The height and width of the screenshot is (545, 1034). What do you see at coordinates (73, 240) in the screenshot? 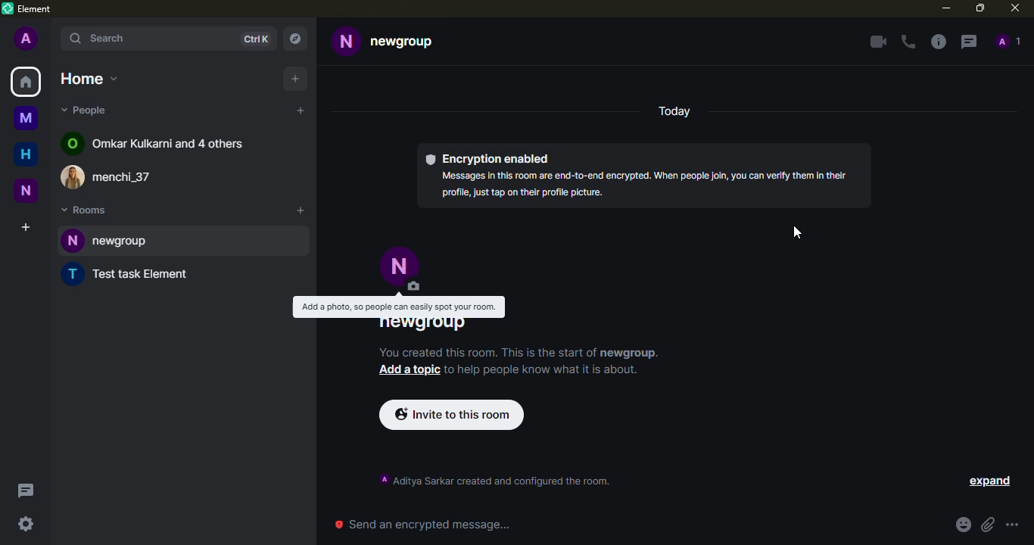
I see `Profile pic` at bounding box center [73, 240].